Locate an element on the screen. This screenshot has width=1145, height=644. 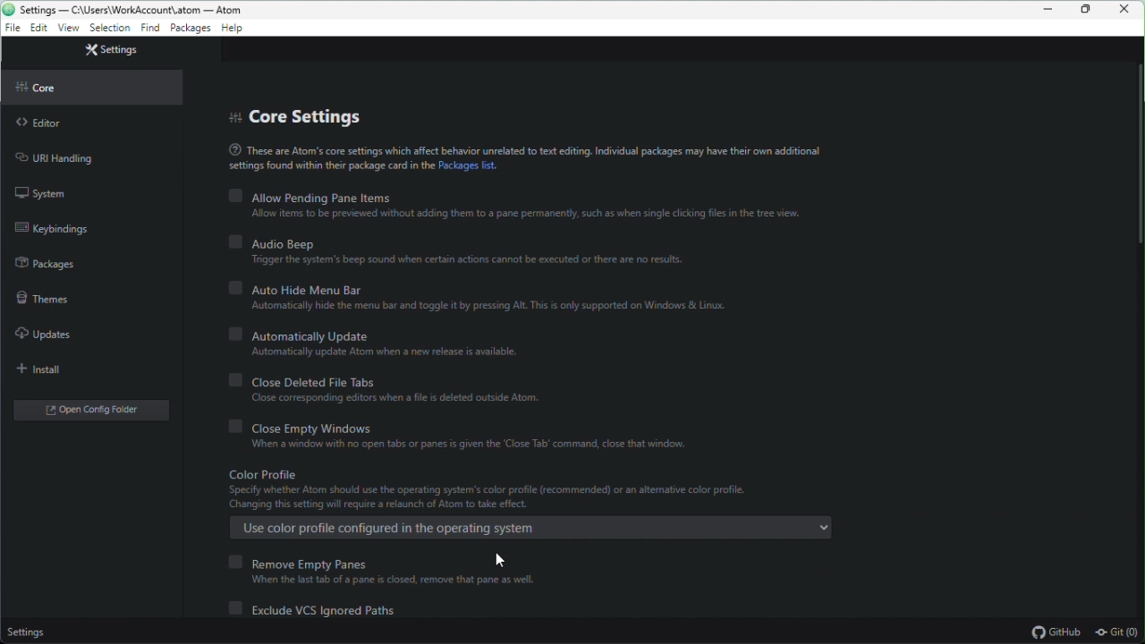
Audio beep is located at coordinates (457, 253).